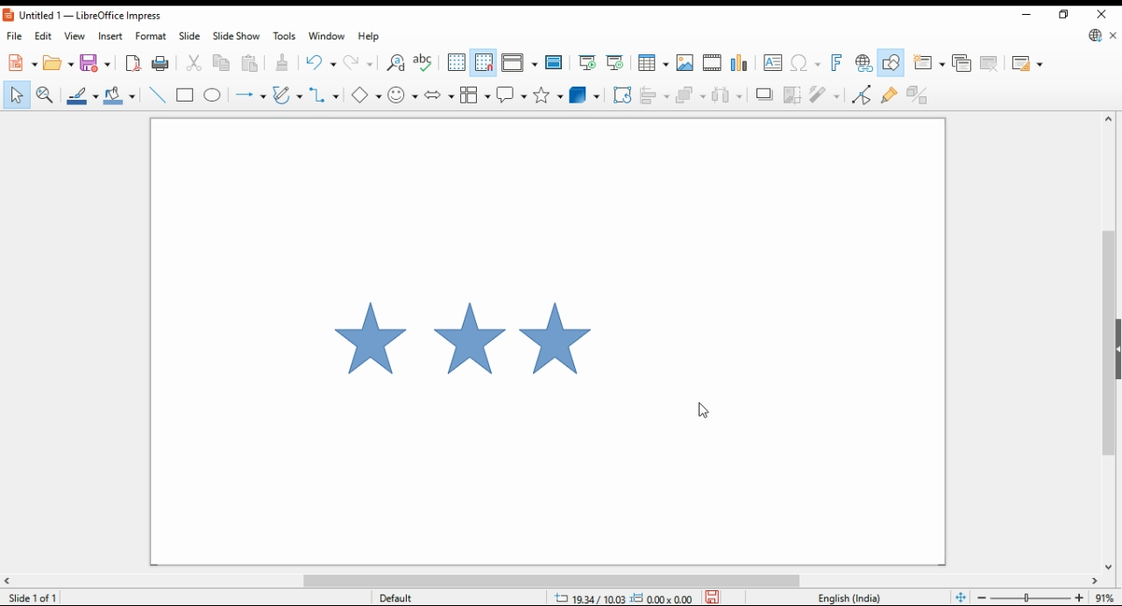 The image size is (1122, 606). What do you see at coordinates (521, 63) in the screenshot?
I see `display view` at bounding box center [521, 63].